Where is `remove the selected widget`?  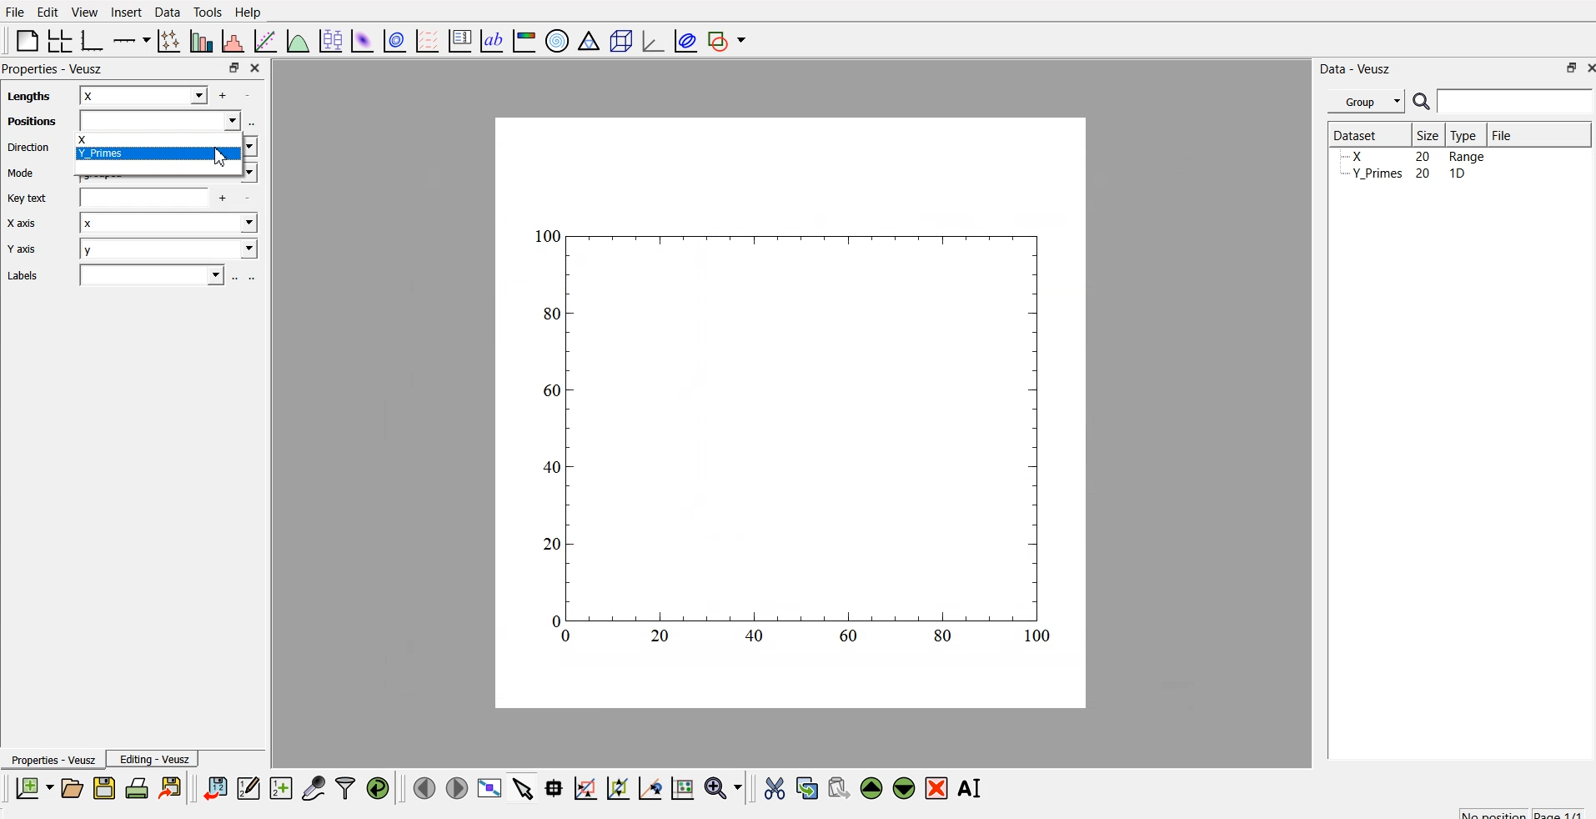 remove the selected widget is located at coordinates (940, 788).